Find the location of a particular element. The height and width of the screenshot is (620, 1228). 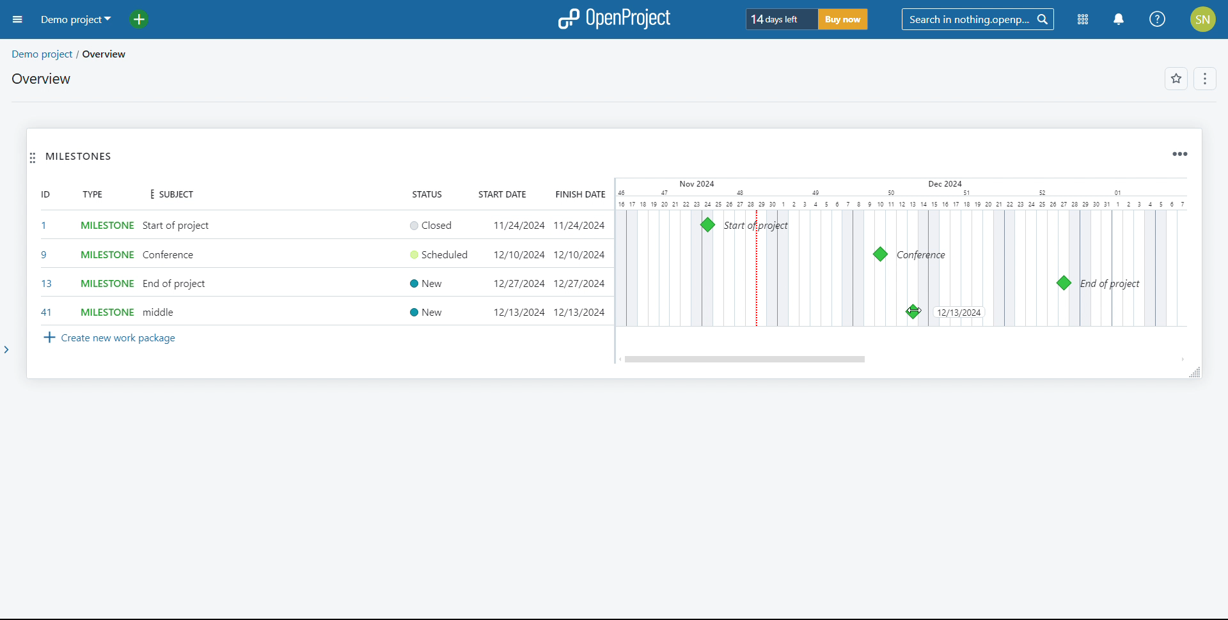

resize is located at coordinates (1194, 372).